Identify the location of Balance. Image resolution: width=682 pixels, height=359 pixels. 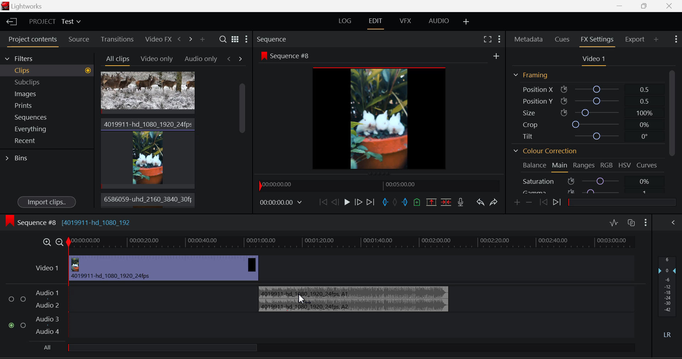
(533, 166).